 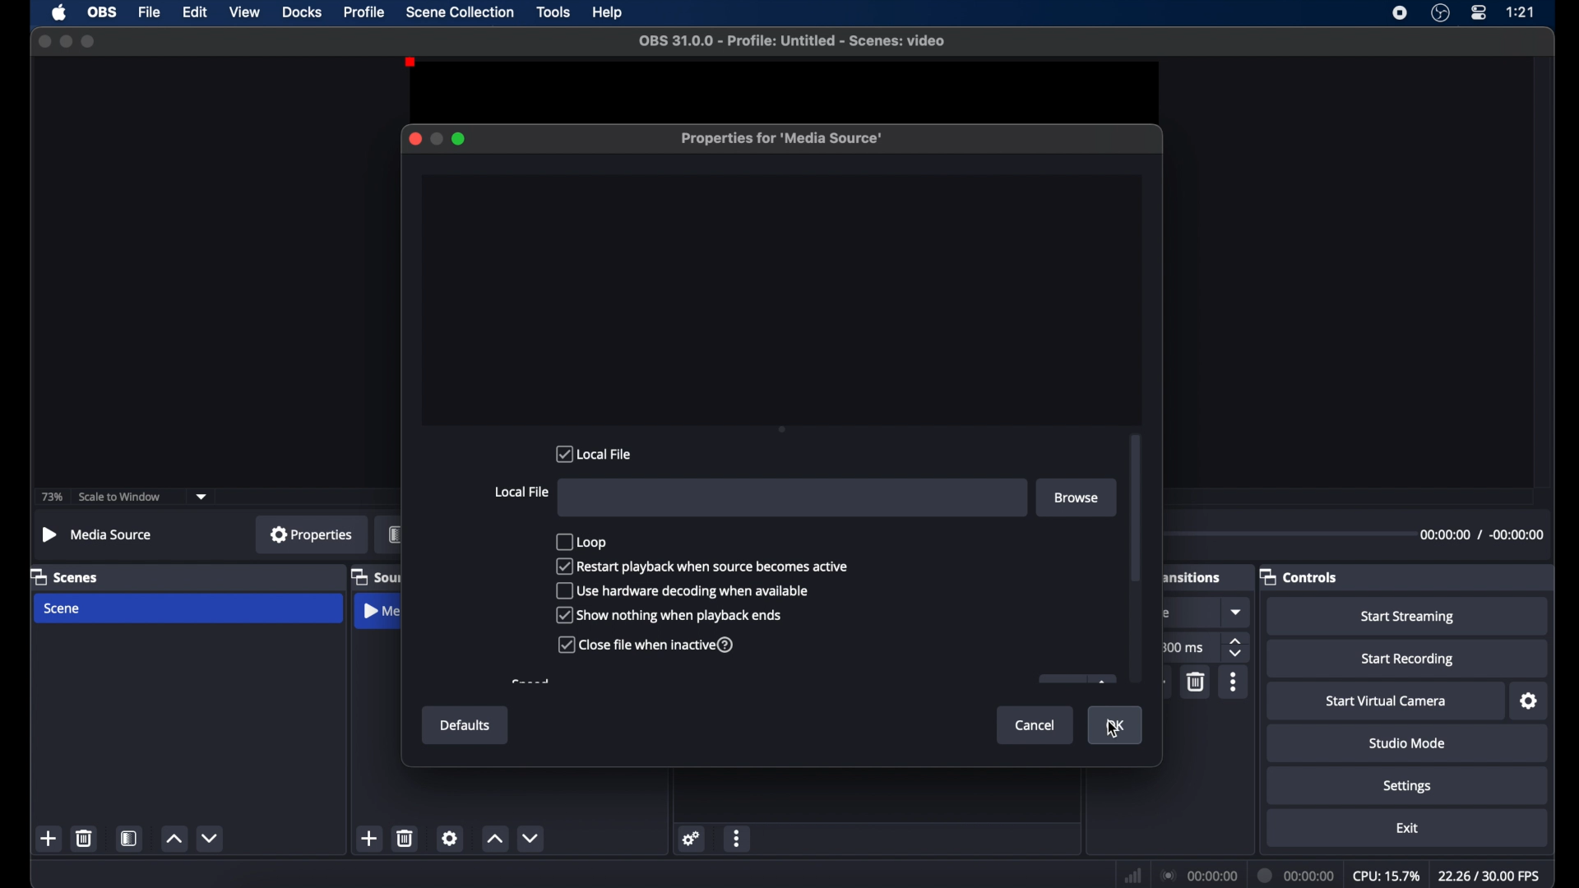 What do you see at coordinates (1136, 507) in the screenshot?
I see `scroll box` at bounding box center [1136, 507].